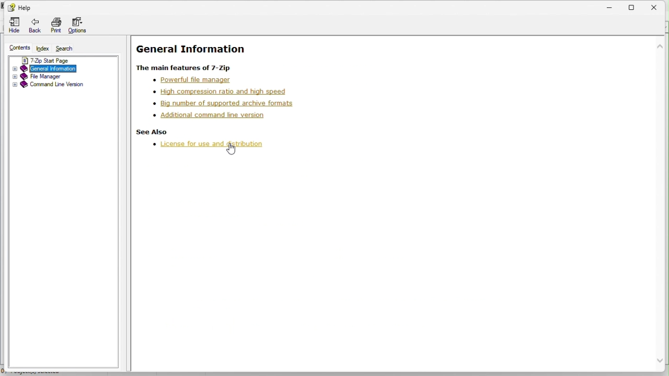 The height and width of the screenshot is (376, 669). Describe the element at coordinates (64, 48) in the screenshot. I see `Search` at that location.